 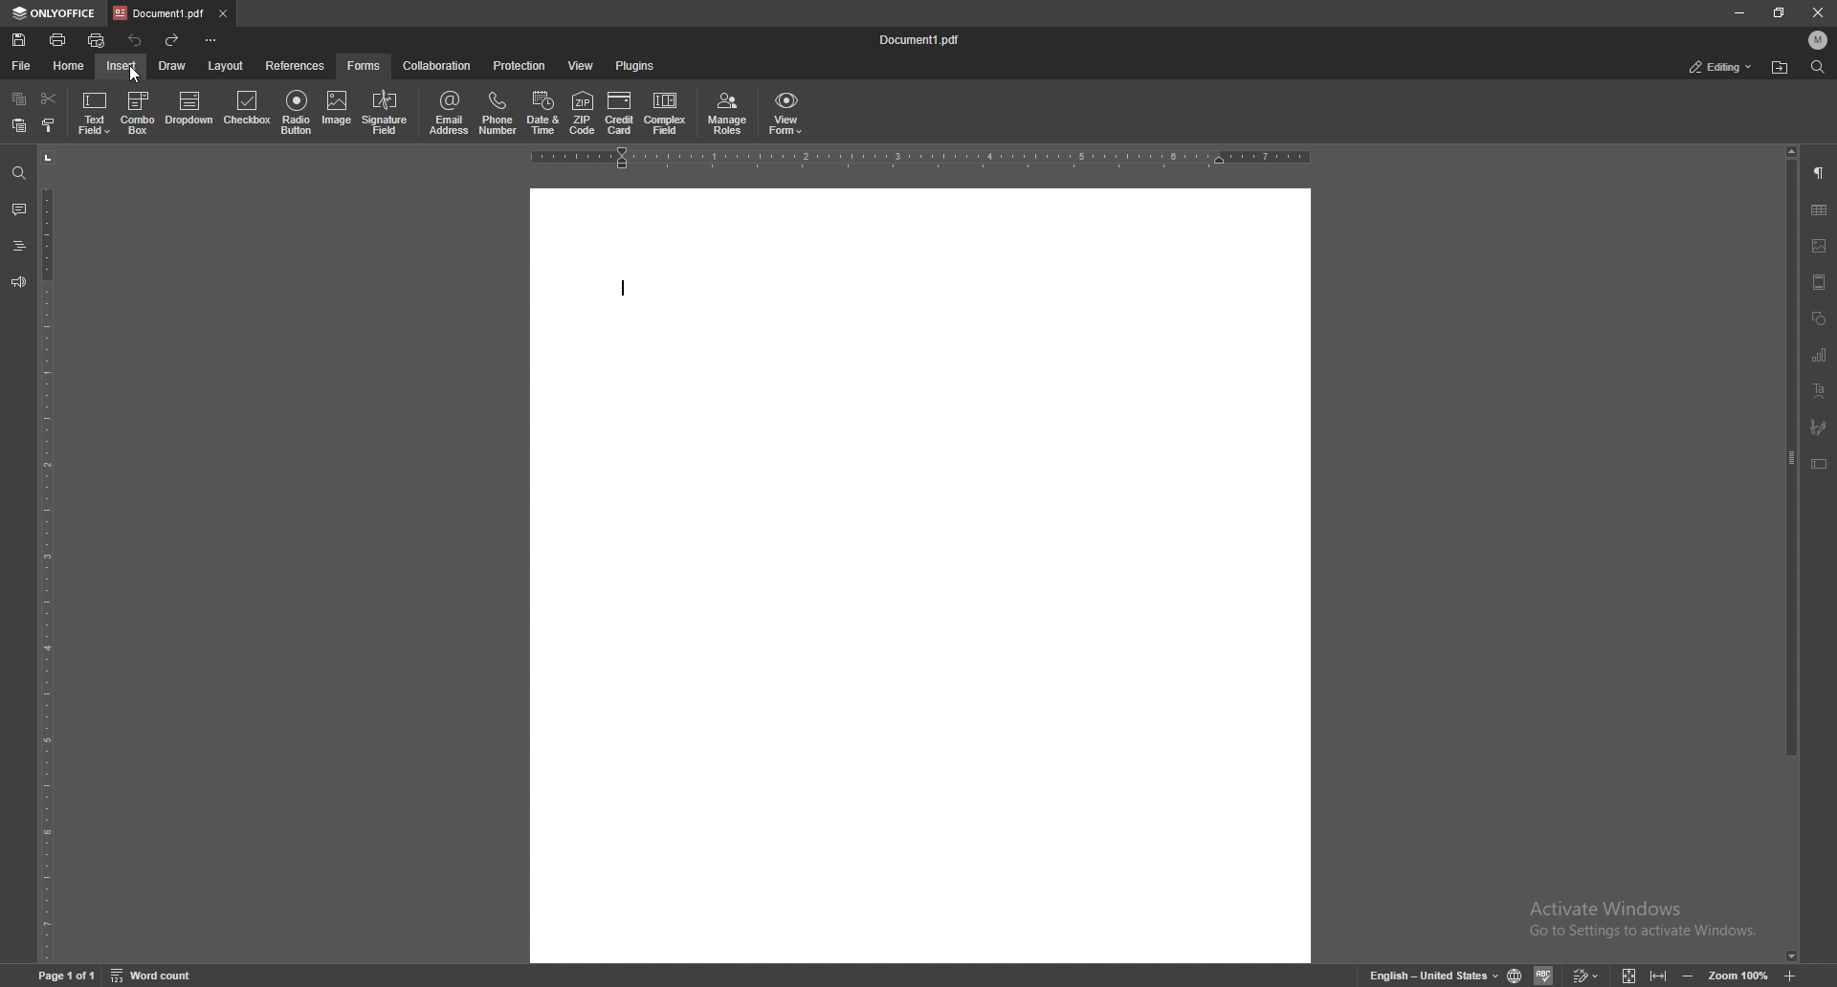 What do you see at coordinates (139, 112) in the screenshot?
I see `combo box` at bounding box center [139, 112].